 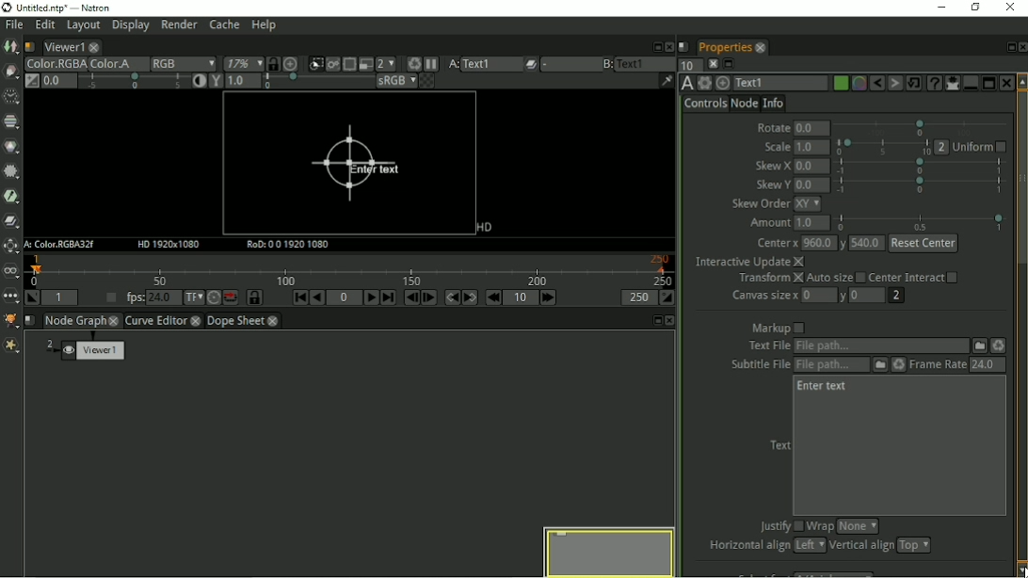 What do you see at coordinates (646, 63) in the screenshot?
I see `text1` at bounding box center [646, 63].